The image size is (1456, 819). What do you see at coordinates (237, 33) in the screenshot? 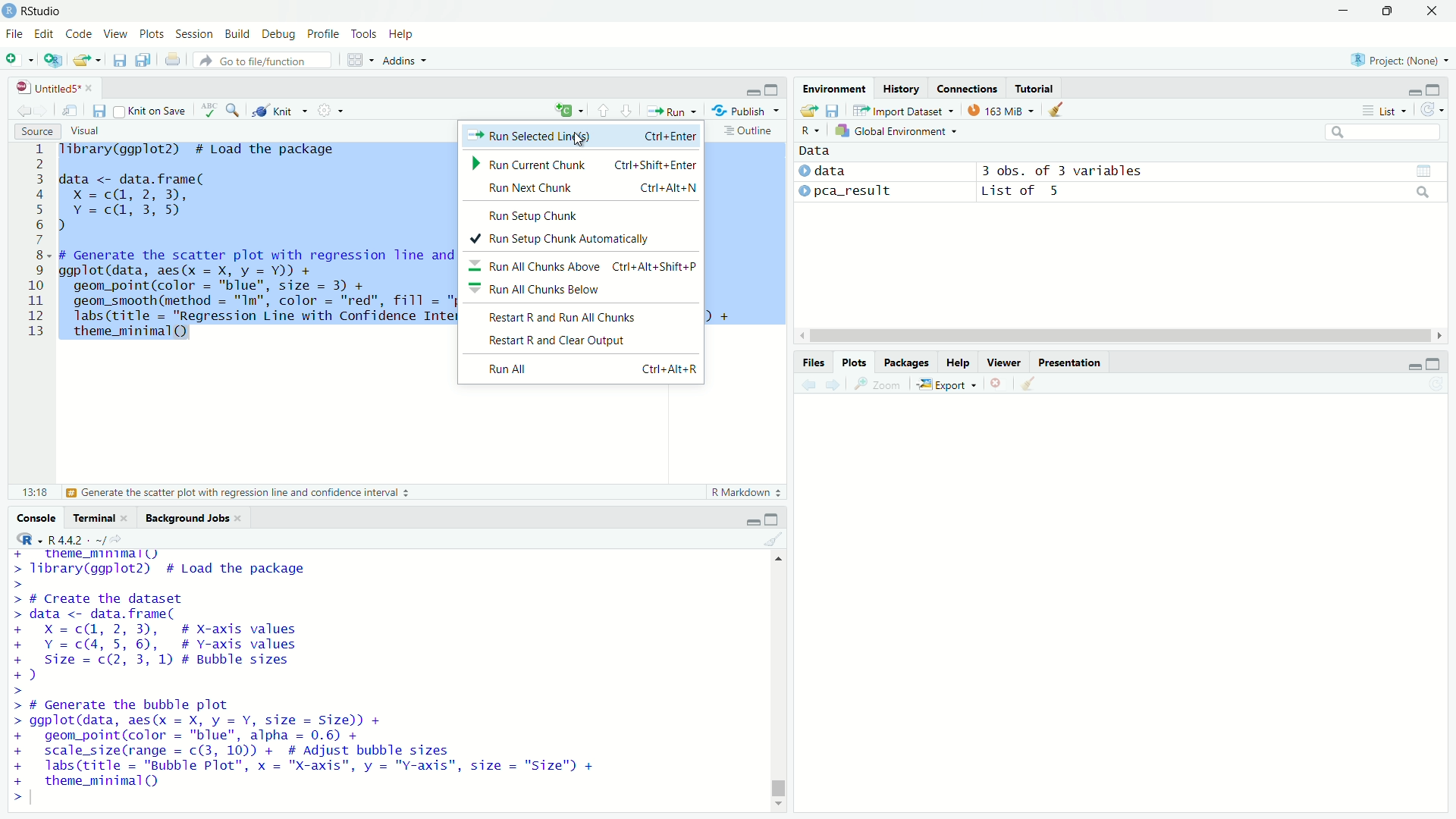
I see `Build` at bounding box center [237, 33].